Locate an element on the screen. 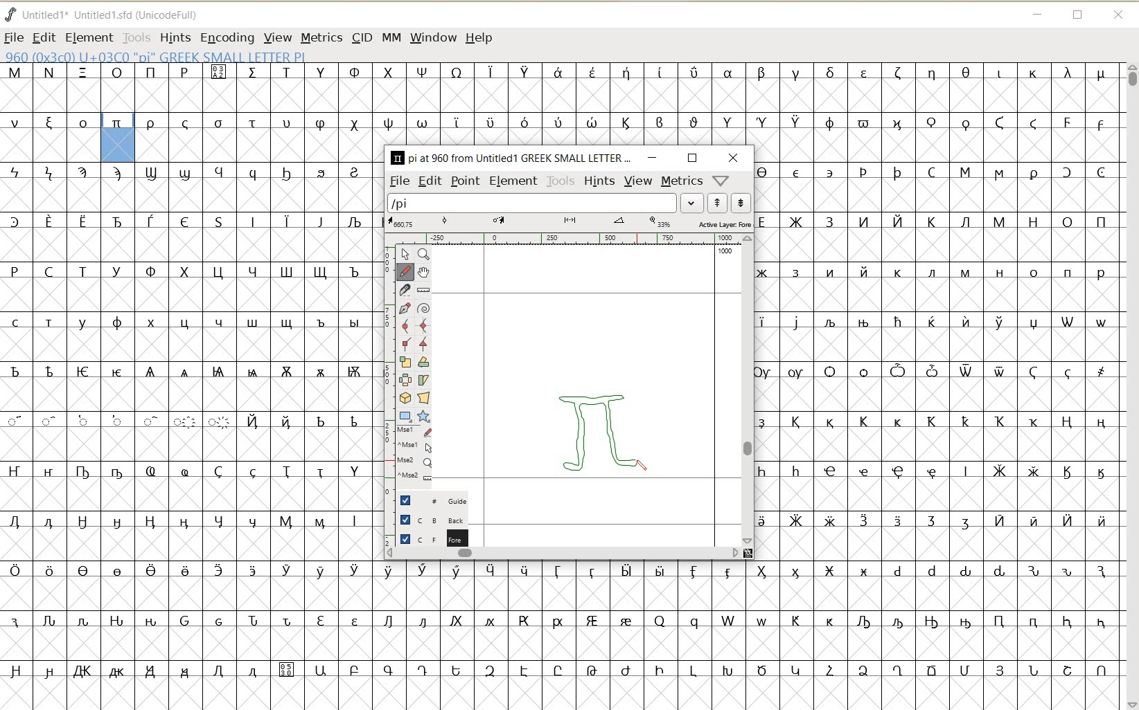  flip the selection is located at coordinates (403, 379).